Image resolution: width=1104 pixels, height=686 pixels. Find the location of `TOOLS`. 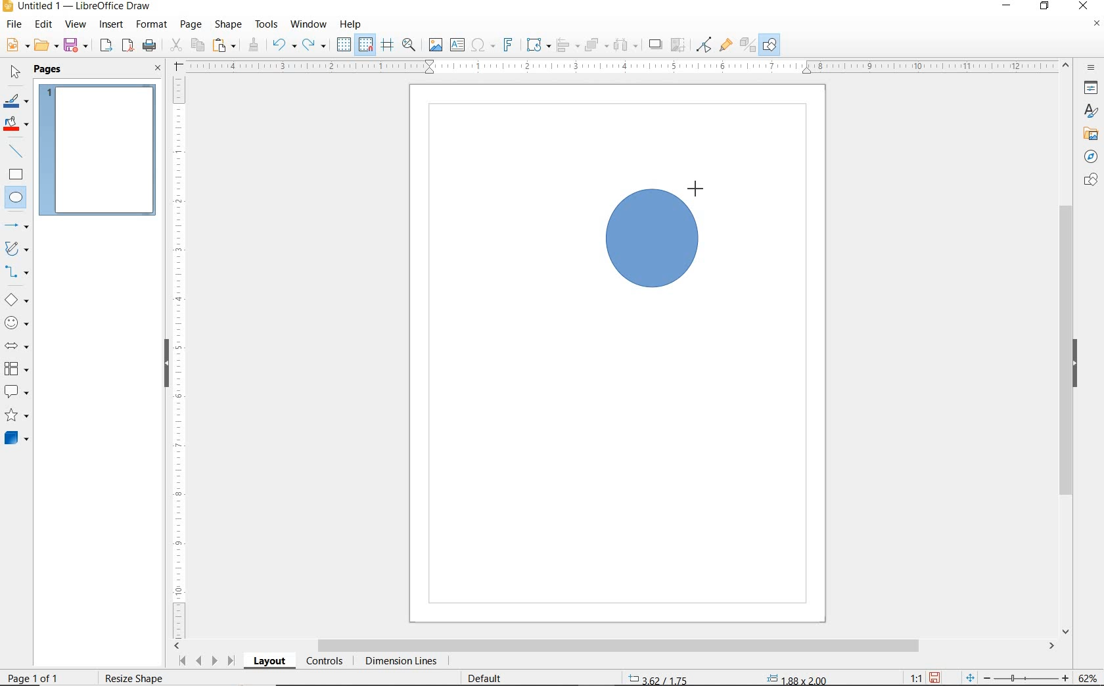

TOOLS is located at coordinates (266, 24).